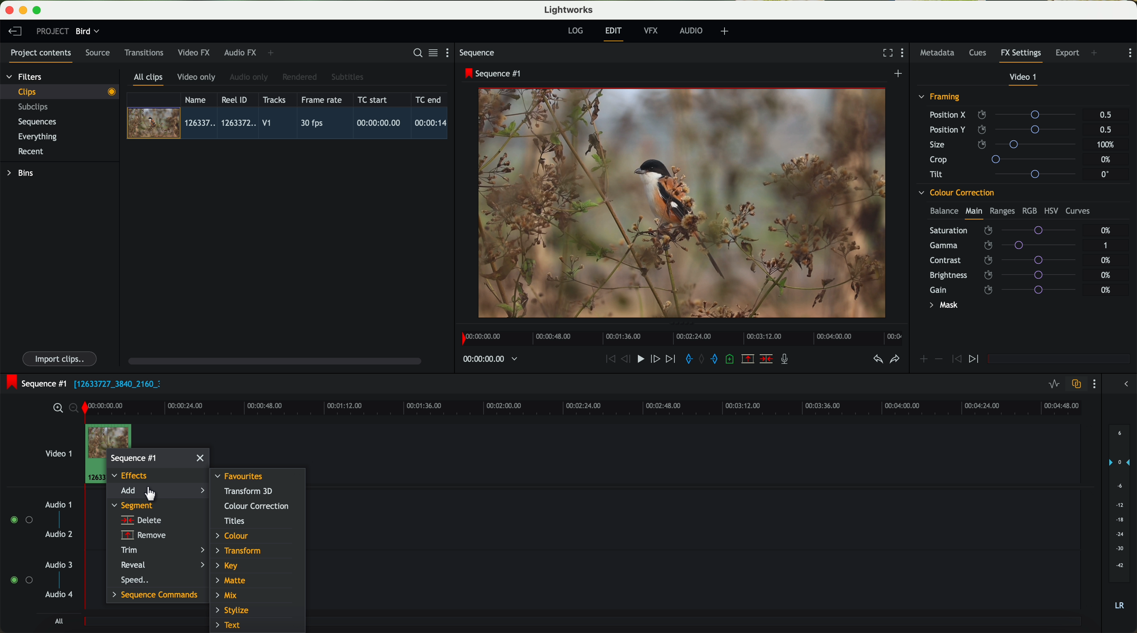 Image resolution: width=1137 pixels, height=633 pixels. I want to click on create a new sequence, so click(900, 74).